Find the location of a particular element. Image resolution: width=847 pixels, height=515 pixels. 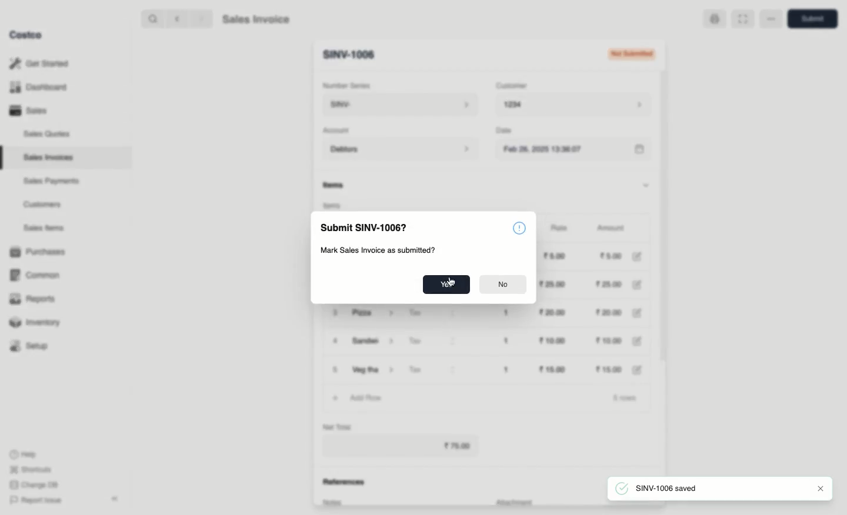

cursor is located at coordinates (449, 281).